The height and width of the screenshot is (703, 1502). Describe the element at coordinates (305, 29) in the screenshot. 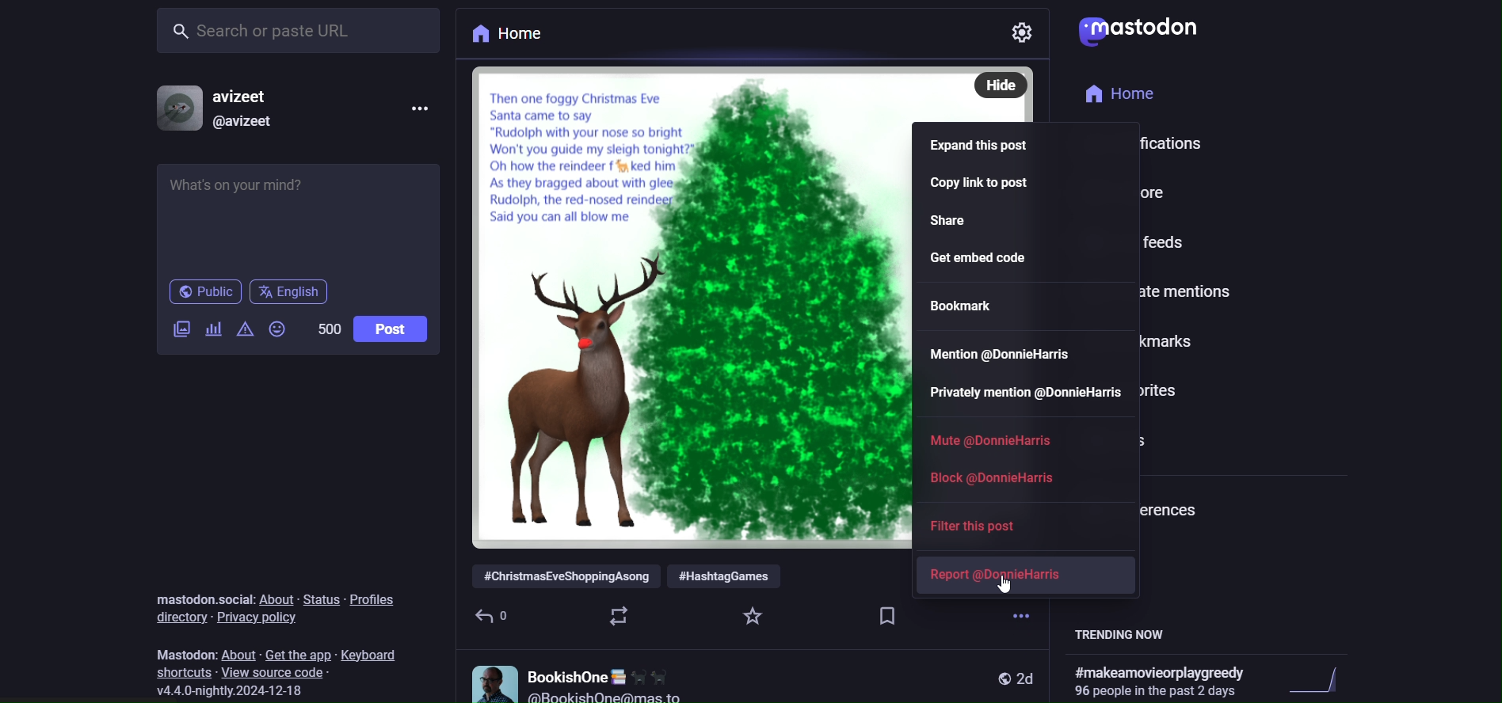

I see `search` at that location.